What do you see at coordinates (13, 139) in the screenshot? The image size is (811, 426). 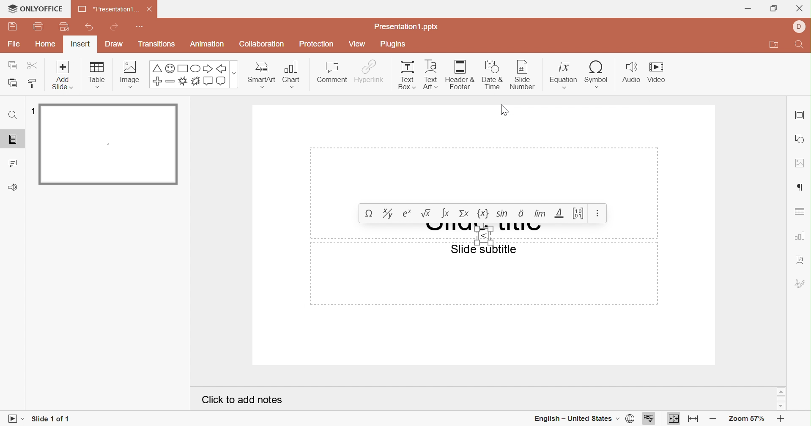 I see `Slides` at bounding box center [13, 139].